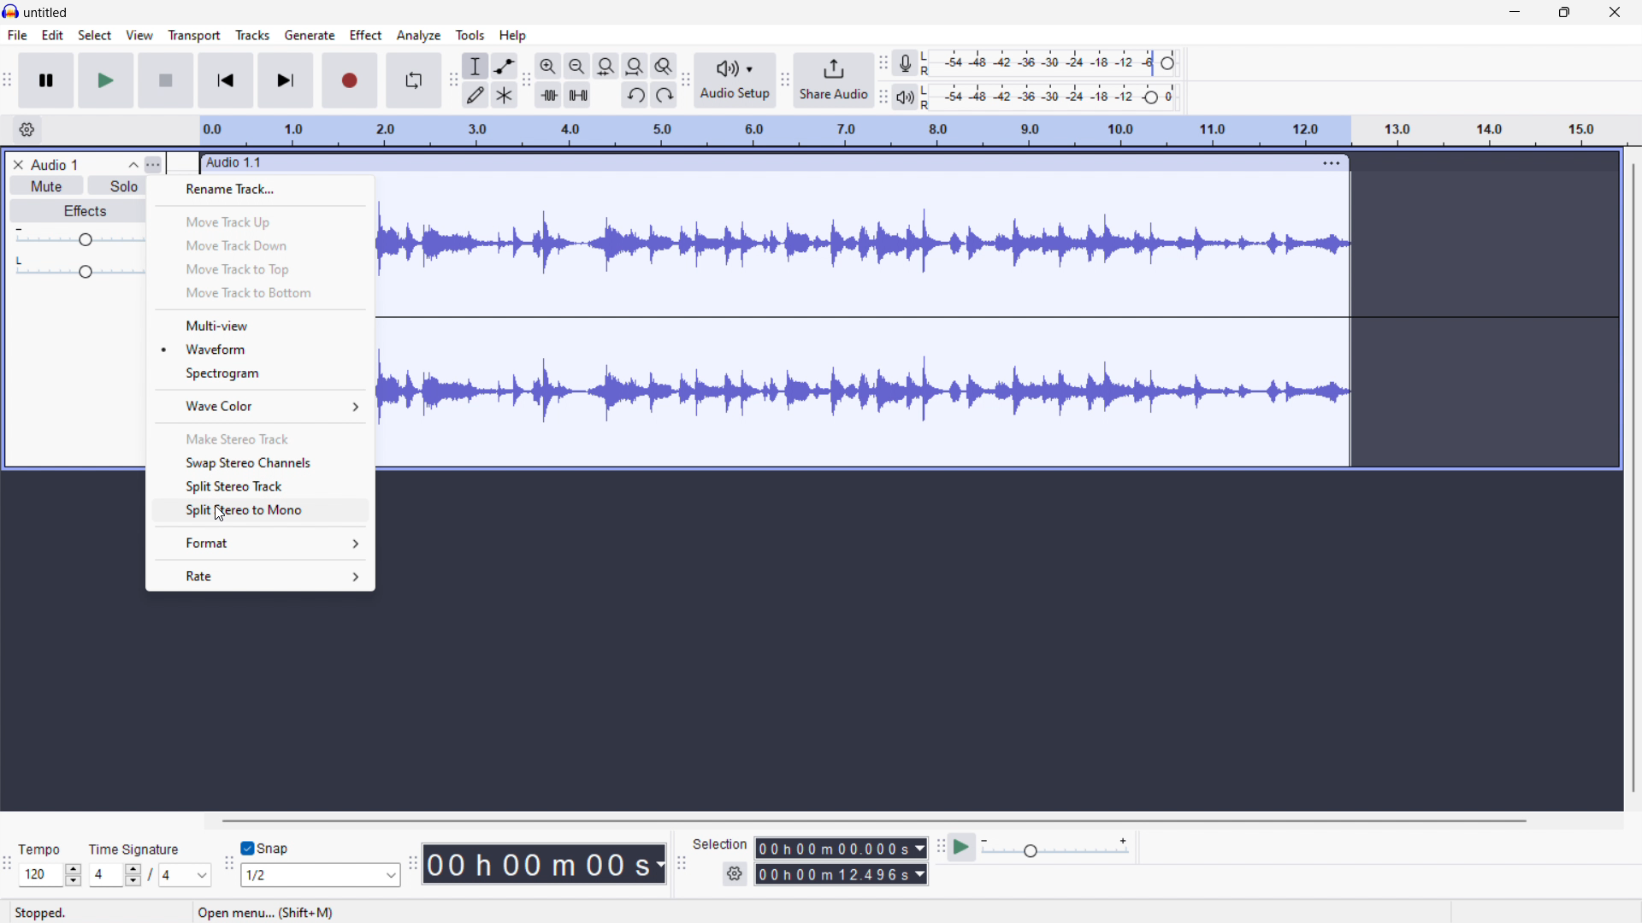  I want to click on minimize, so click(1514, 13).